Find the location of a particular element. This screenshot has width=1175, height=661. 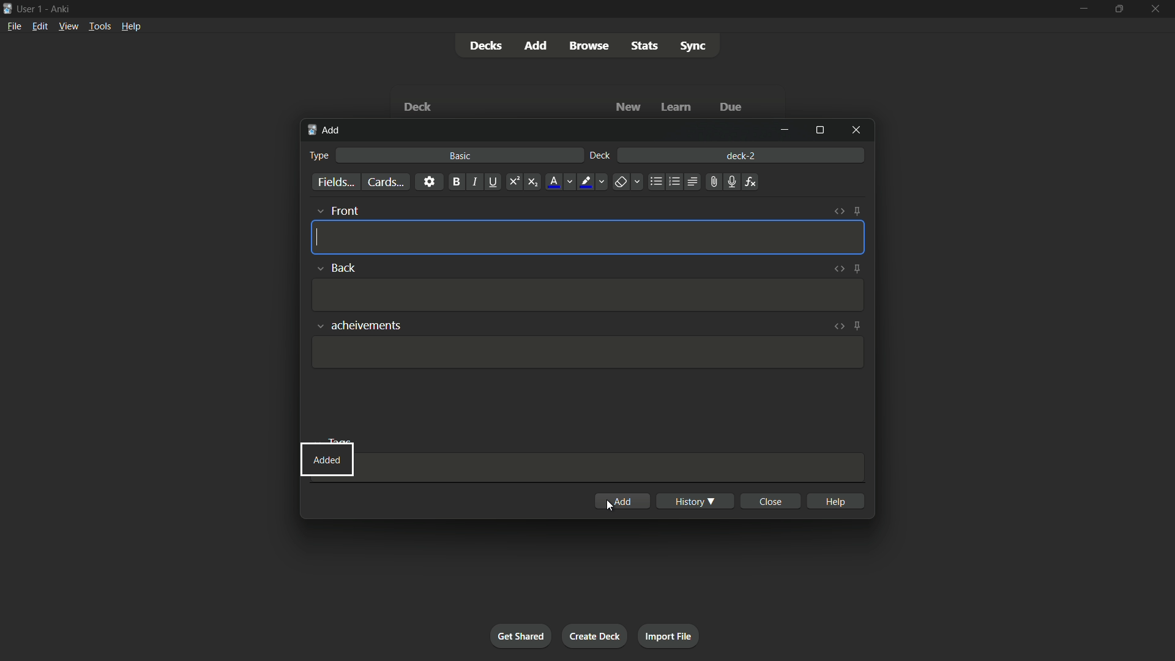

decks is located at coordinates (484, 45).